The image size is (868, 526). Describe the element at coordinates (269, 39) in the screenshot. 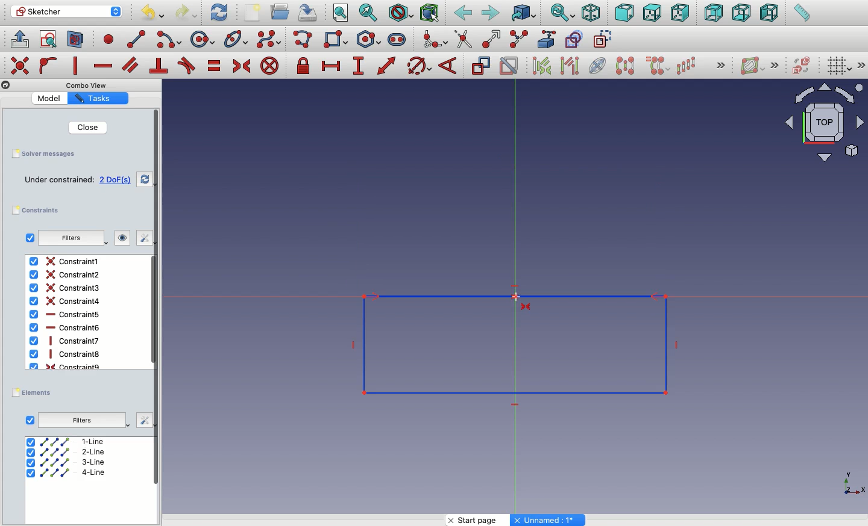

I see `Create B-spline` at that location.